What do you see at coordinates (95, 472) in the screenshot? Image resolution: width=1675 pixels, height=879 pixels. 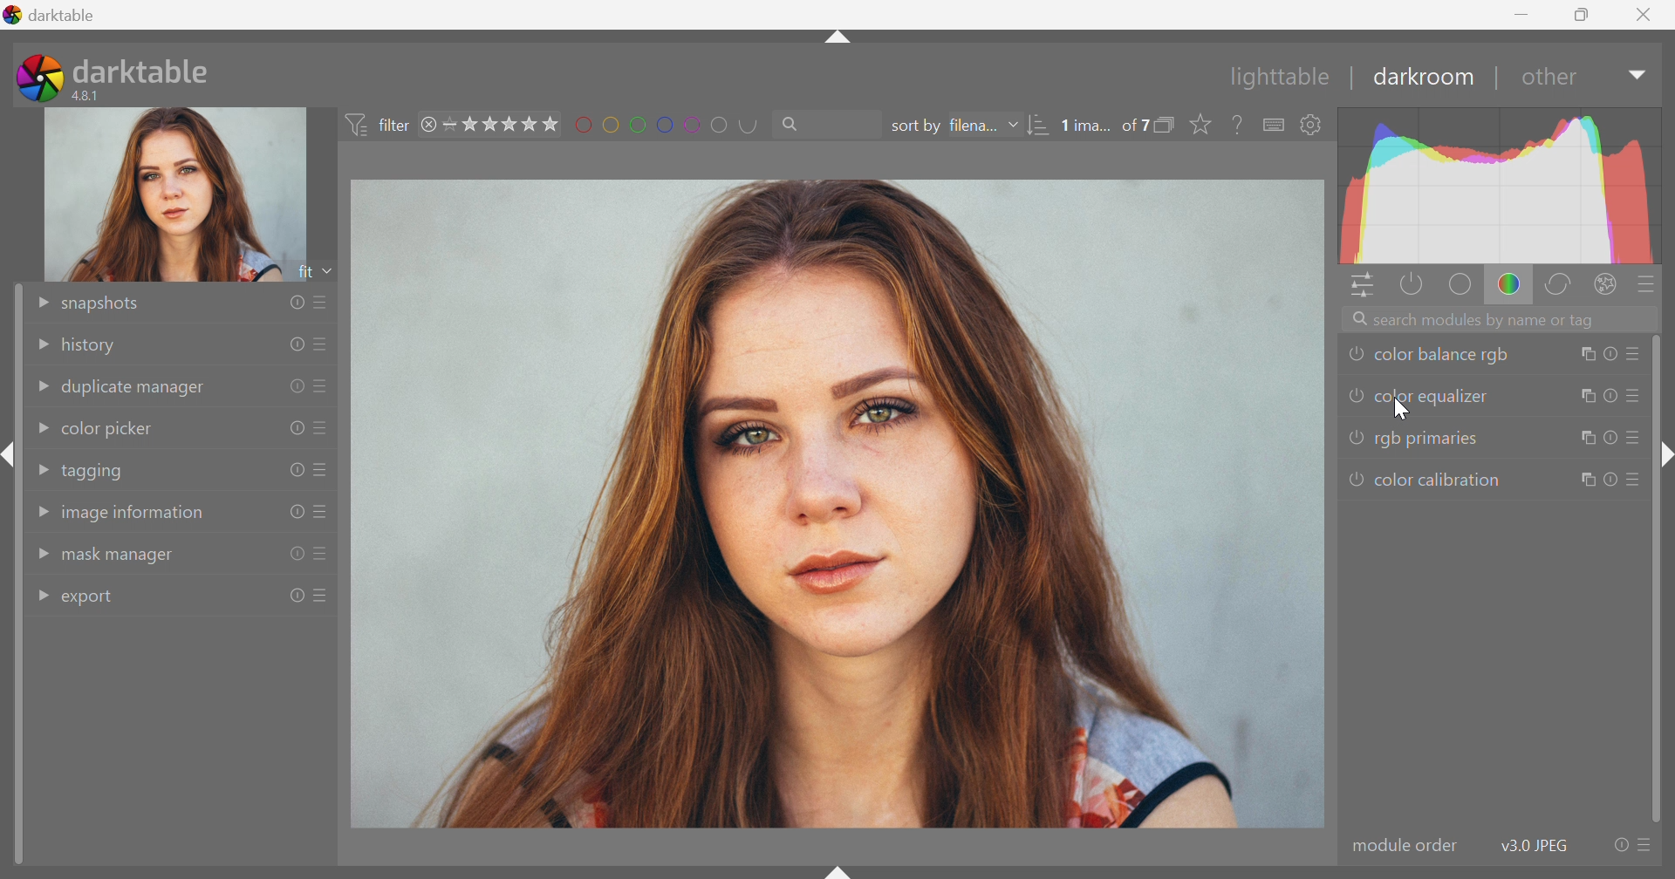 I see `tagging` at bounding box center [95, 472].